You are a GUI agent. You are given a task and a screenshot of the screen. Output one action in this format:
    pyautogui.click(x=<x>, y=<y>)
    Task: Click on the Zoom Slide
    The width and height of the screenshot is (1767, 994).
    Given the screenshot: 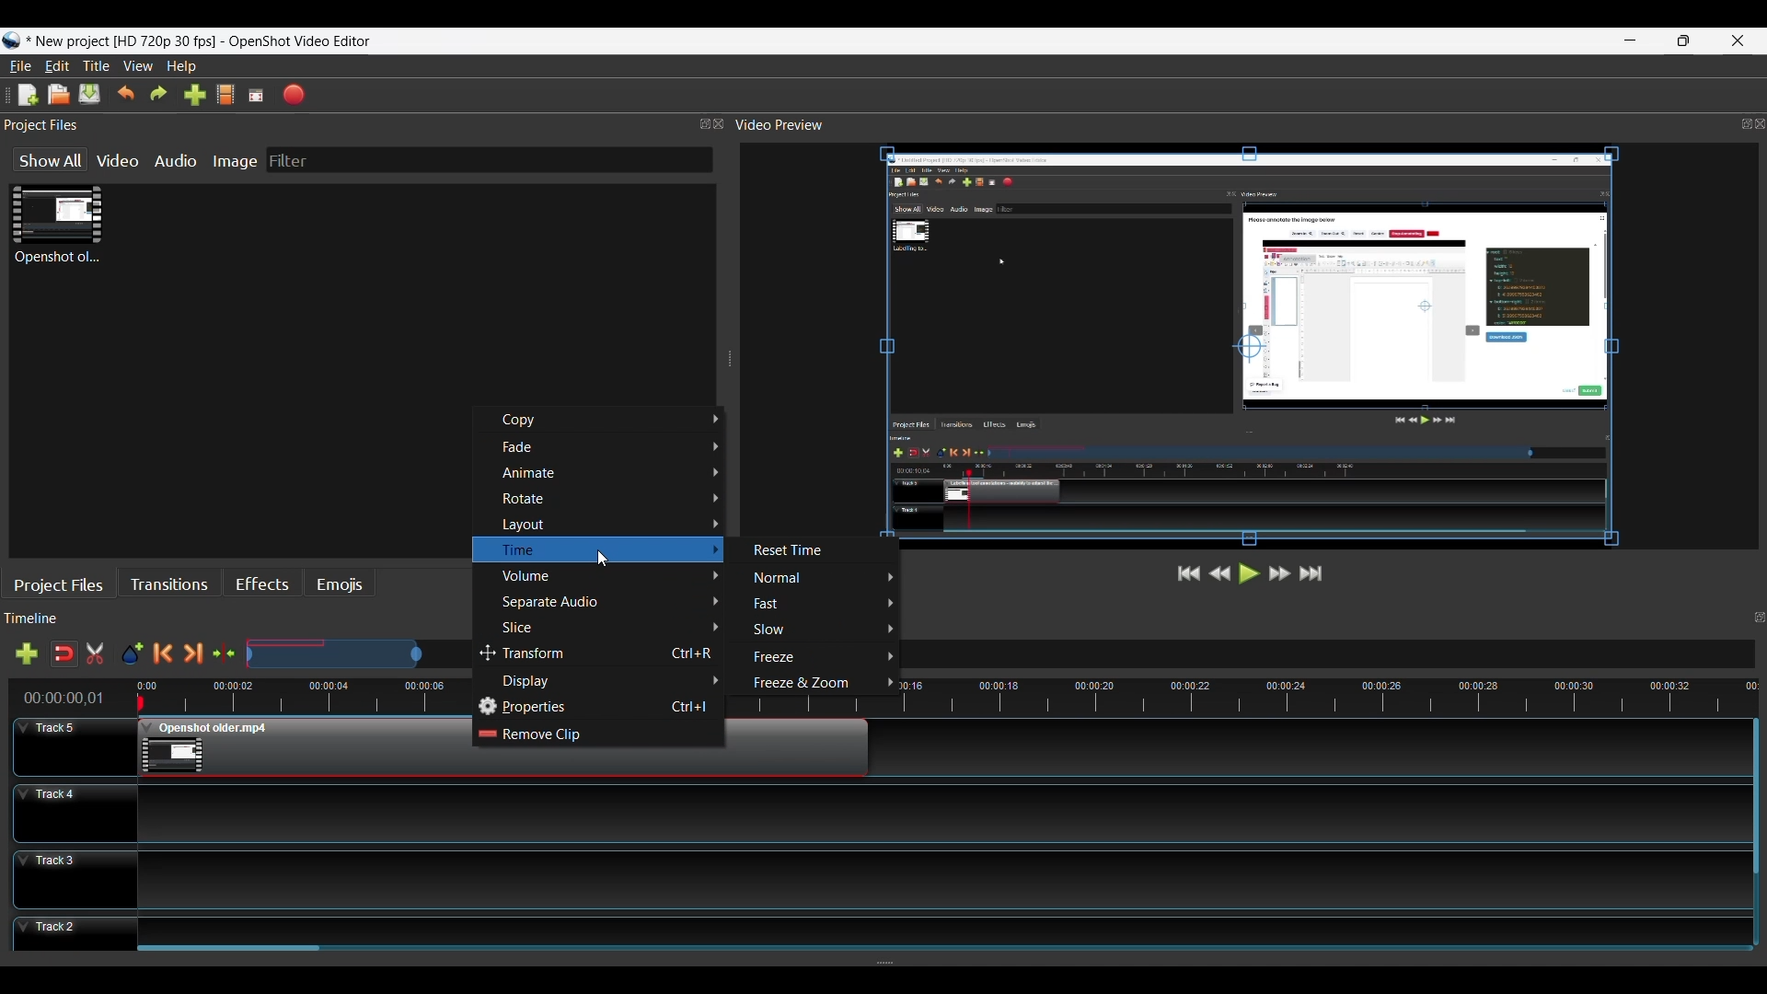 What is the action you would take?
    pyautogui.click(x=358, y=652)
    